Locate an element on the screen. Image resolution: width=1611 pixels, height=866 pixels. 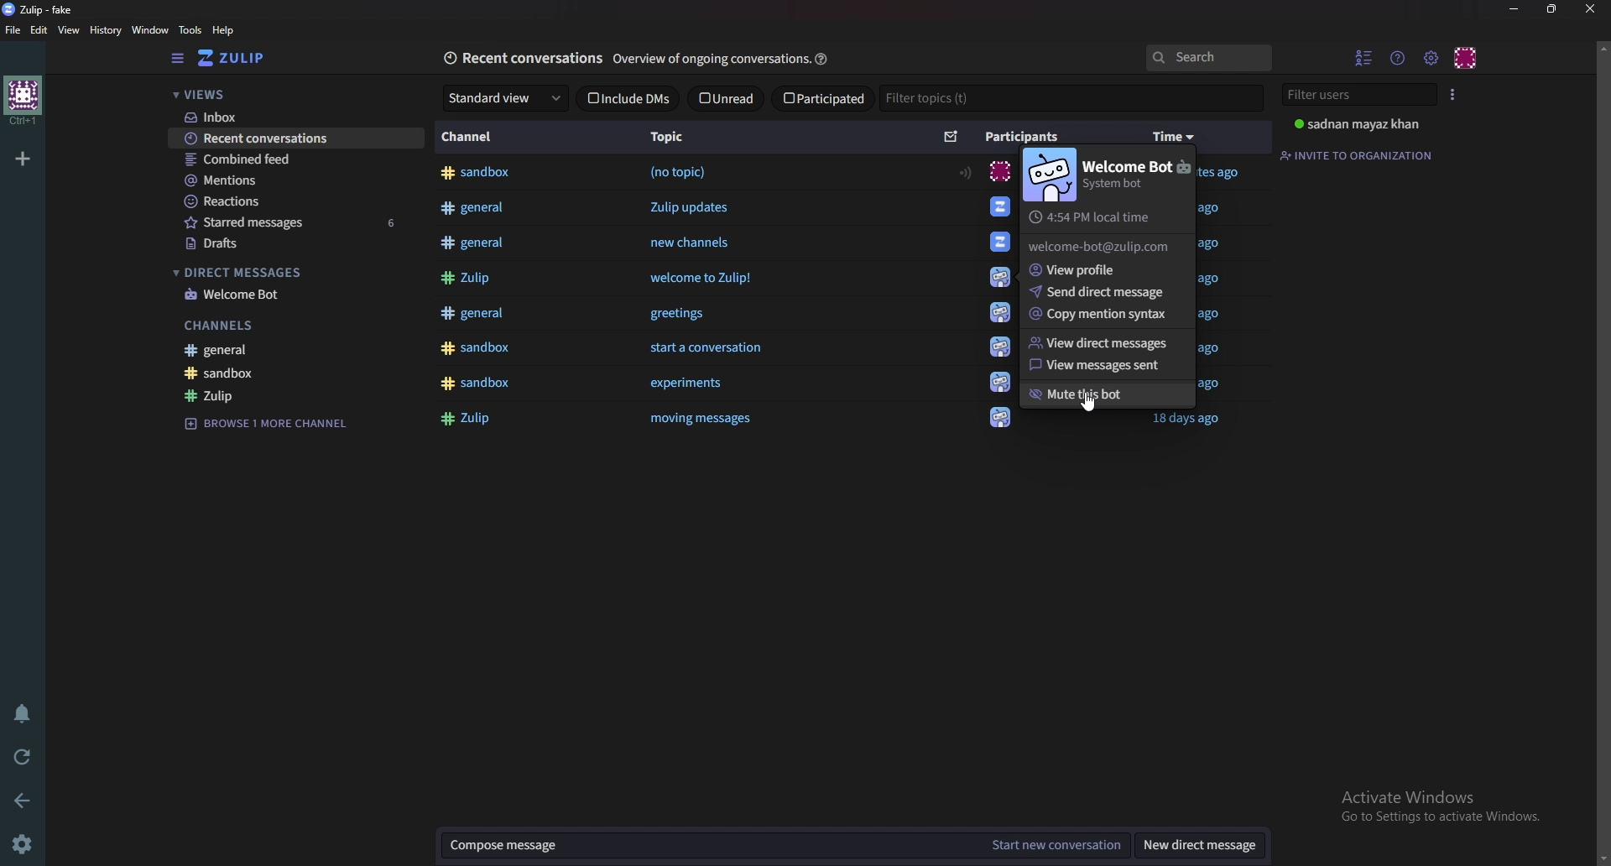
new channels is located at coordinates (691, 243).